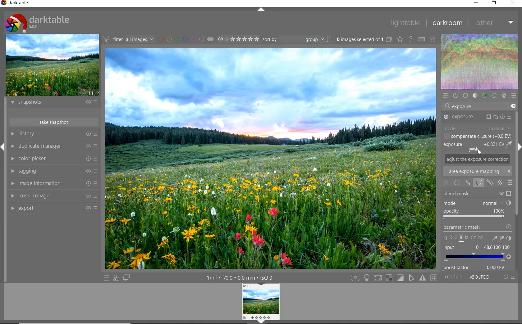 This screenshot has height=324, width=522. What do you see at coordinates (475, 96) in the screenshot?
I see `tone` at bounding box center [475, 96].